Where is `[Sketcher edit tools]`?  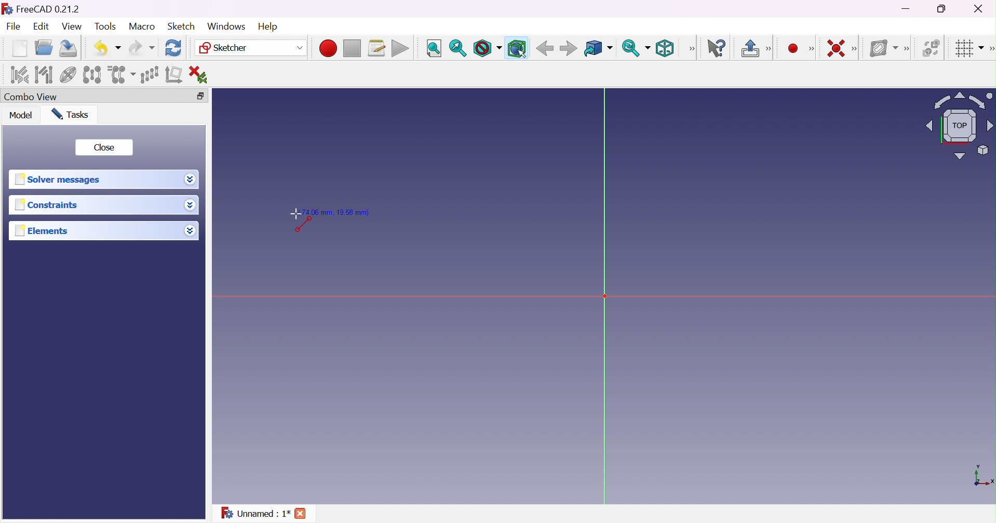
[Sketcher edit tools] is located at coordinates (990, 50).